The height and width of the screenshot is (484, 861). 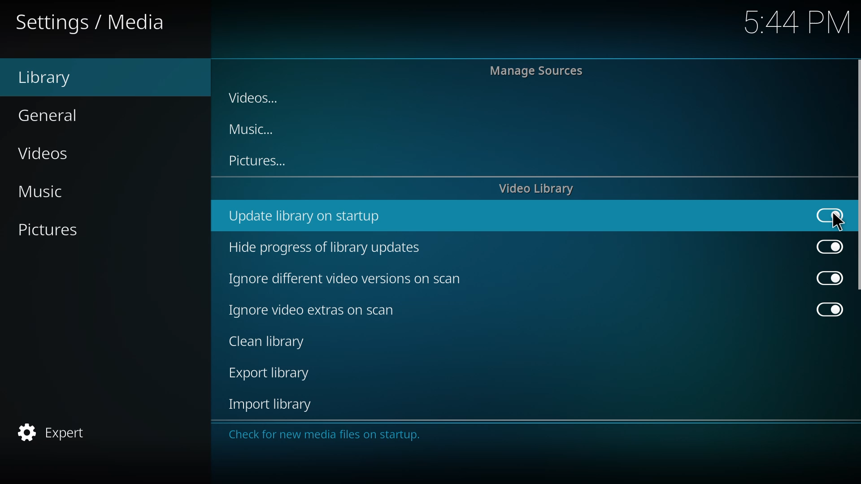 What do you see at coordinates (535, 71) in the screenshot?
I see `manage sources` at bounding box center [535, 71].